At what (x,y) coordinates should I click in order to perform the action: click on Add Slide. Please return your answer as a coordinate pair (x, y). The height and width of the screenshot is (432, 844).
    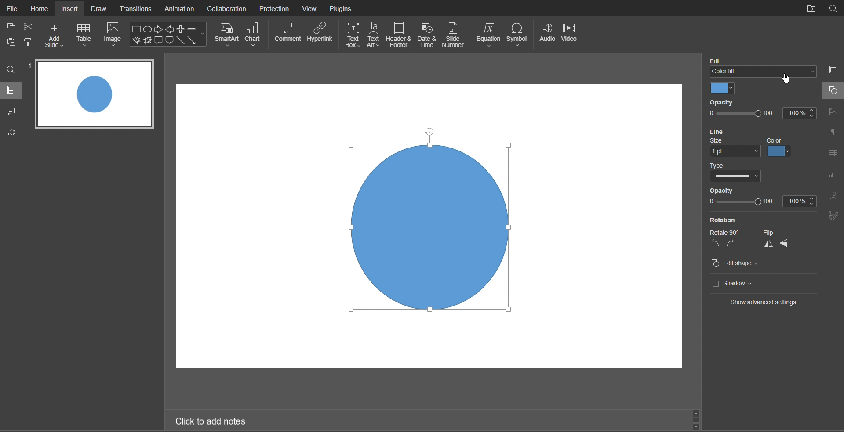
    Looking at the image, I should click on (54, 35).